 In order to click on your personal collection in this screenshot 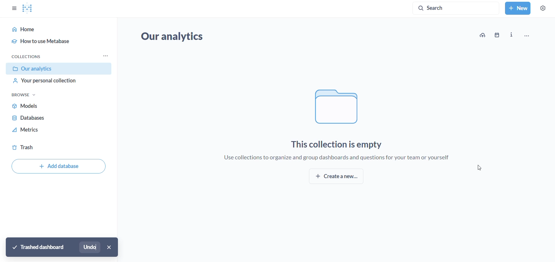, I will do `click(54, 84)`.